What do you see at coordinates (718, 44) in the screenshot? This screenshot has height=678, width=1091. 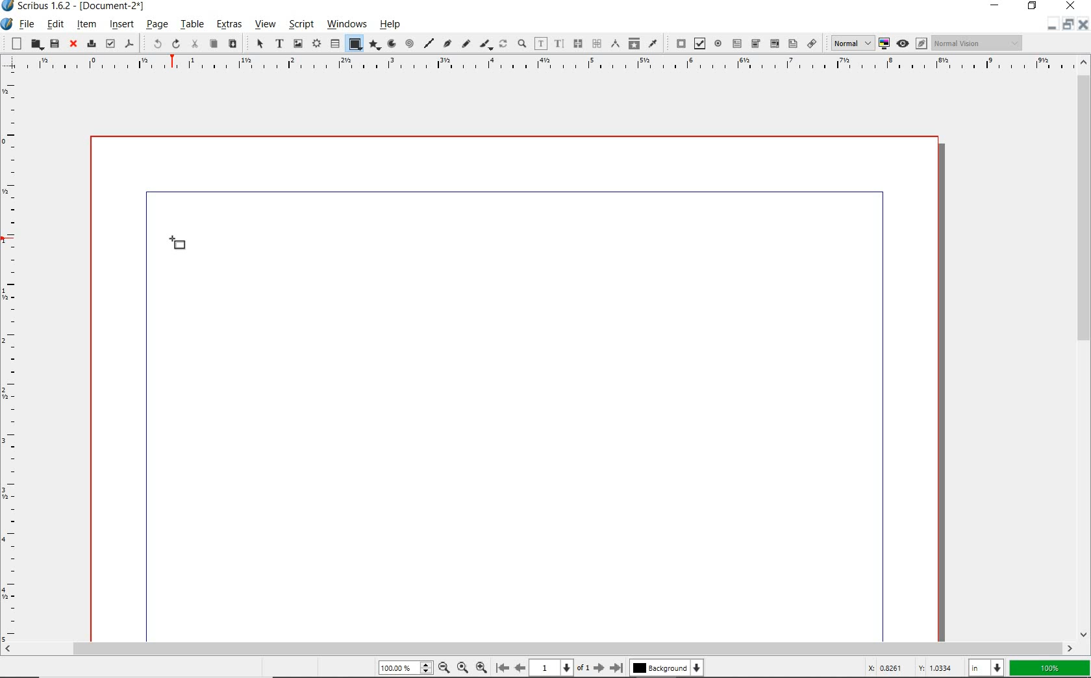 I see `pdf radio button` at bounding box center [718, 44].